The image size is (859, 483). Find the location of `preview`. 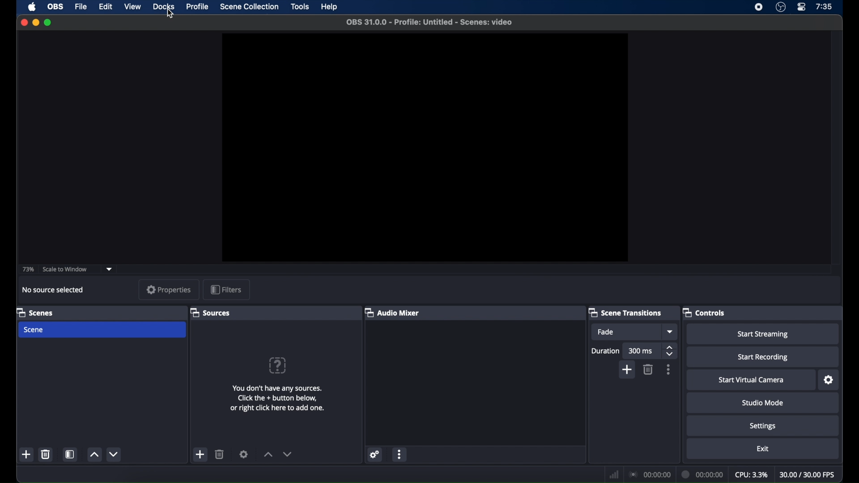

preview is located at coordinates (425, 148).